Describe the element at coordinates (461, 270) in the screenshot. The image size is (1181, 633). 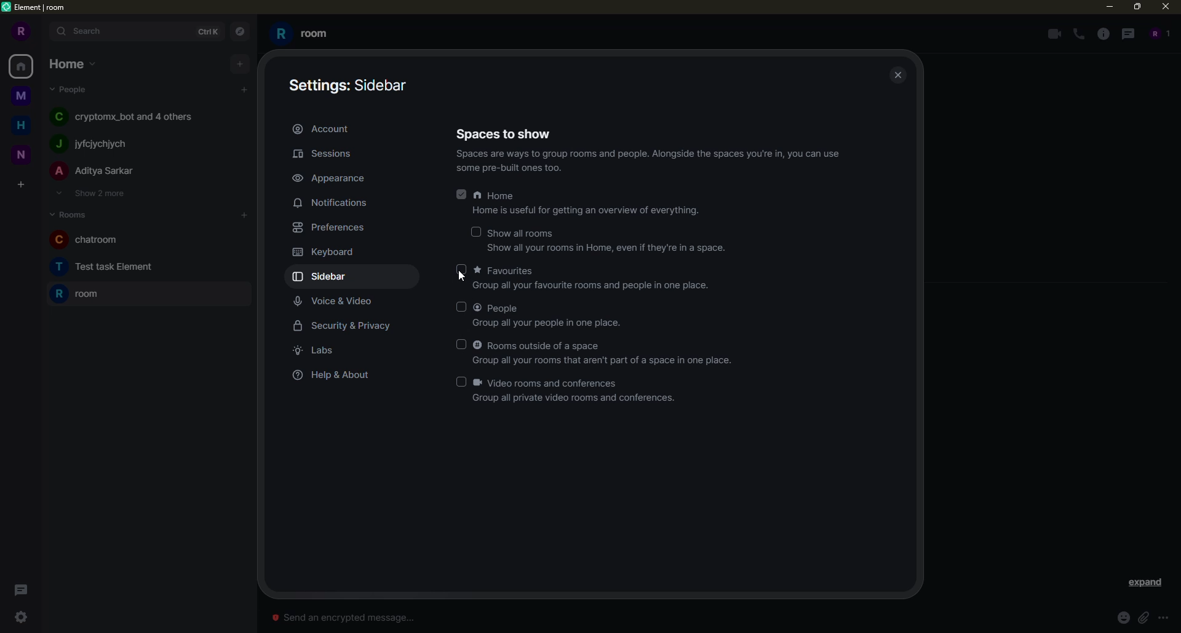
I see `select` at that location.